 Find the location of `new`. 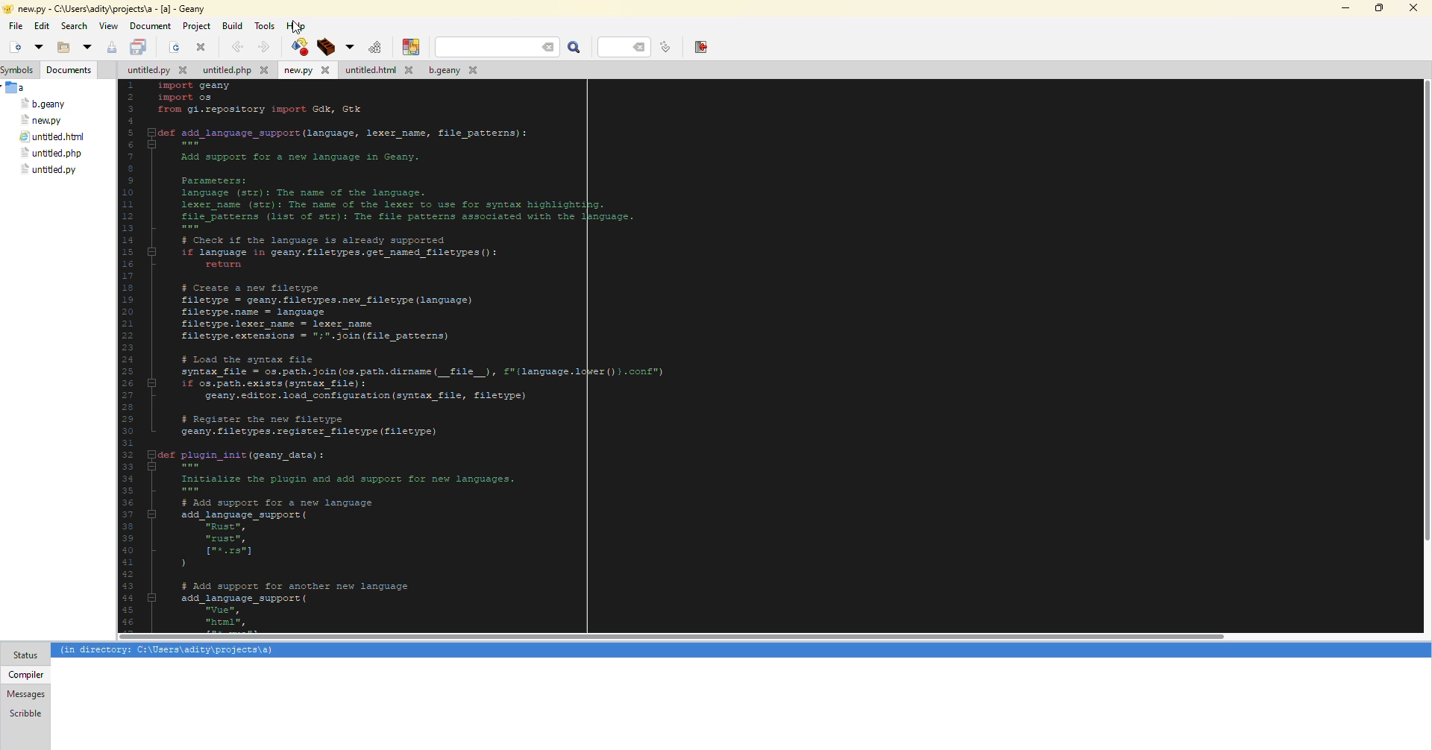

new is located at coordinates (13, 48).